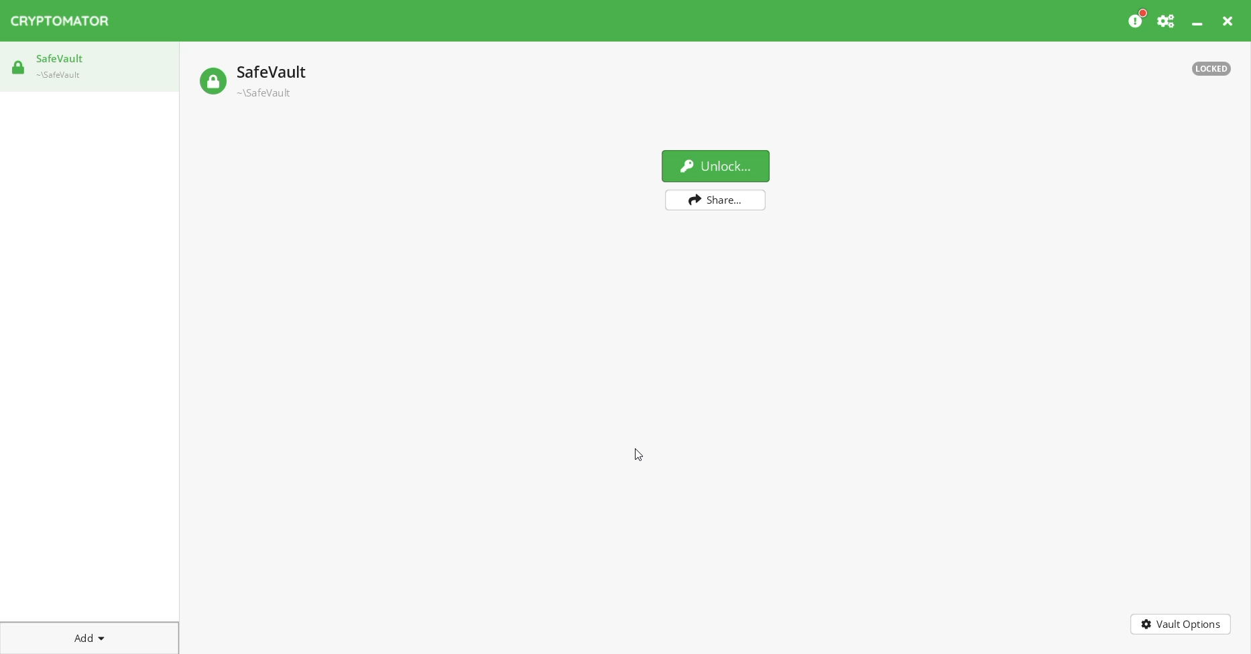 The image size is (1251, 654). What do you see at coordinates (639, 456) in the screenshot?
I see `Cursor` at bounding box center [639, 456].